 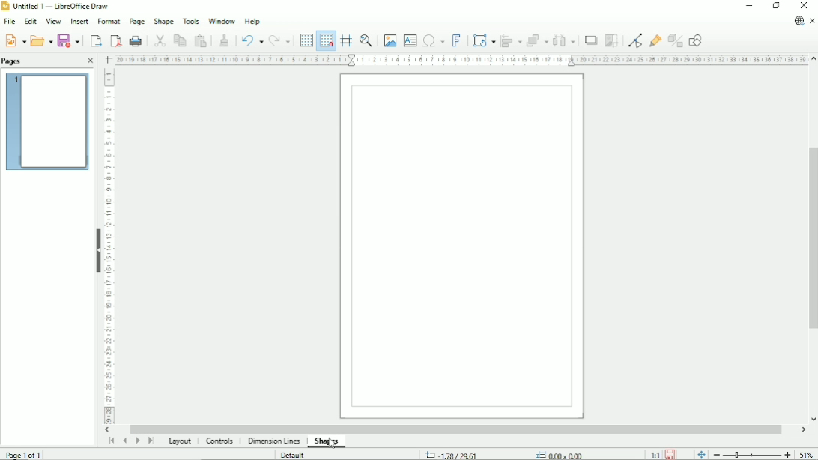 What do you see at coordinates (201, 40) in the screenshot?
I see `Paste` at bounding box center [201, 40].